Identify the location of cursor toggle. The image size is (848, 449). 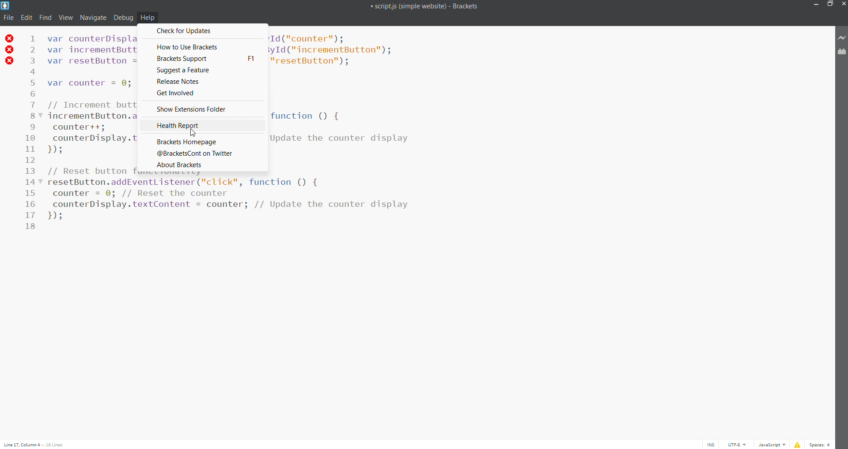
(709, 444).